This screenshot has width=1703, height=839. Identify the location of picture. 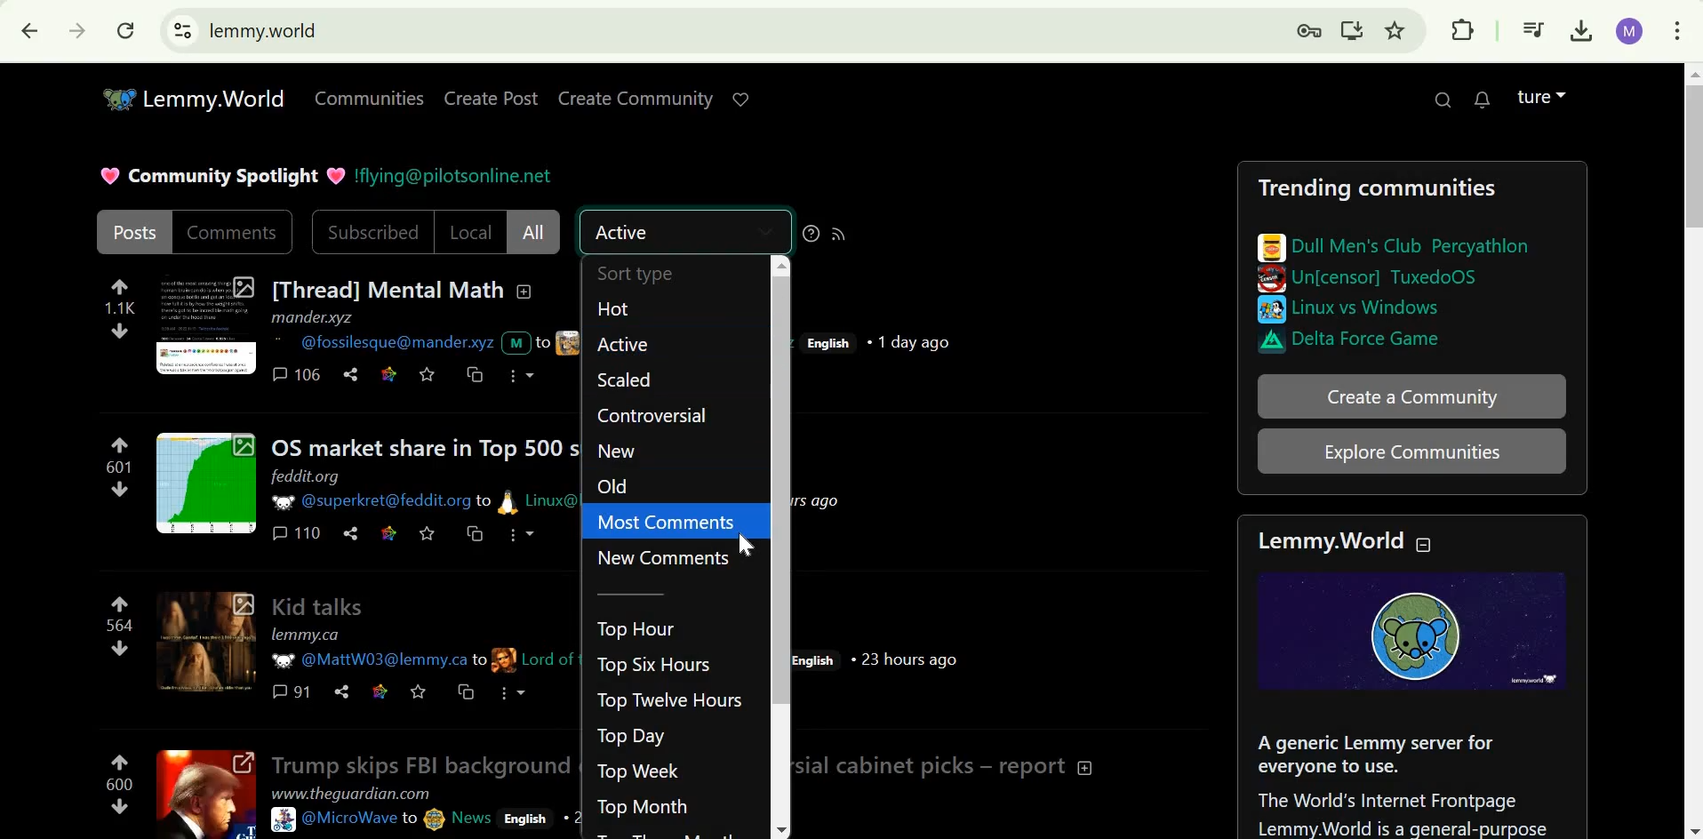
(280, 499).